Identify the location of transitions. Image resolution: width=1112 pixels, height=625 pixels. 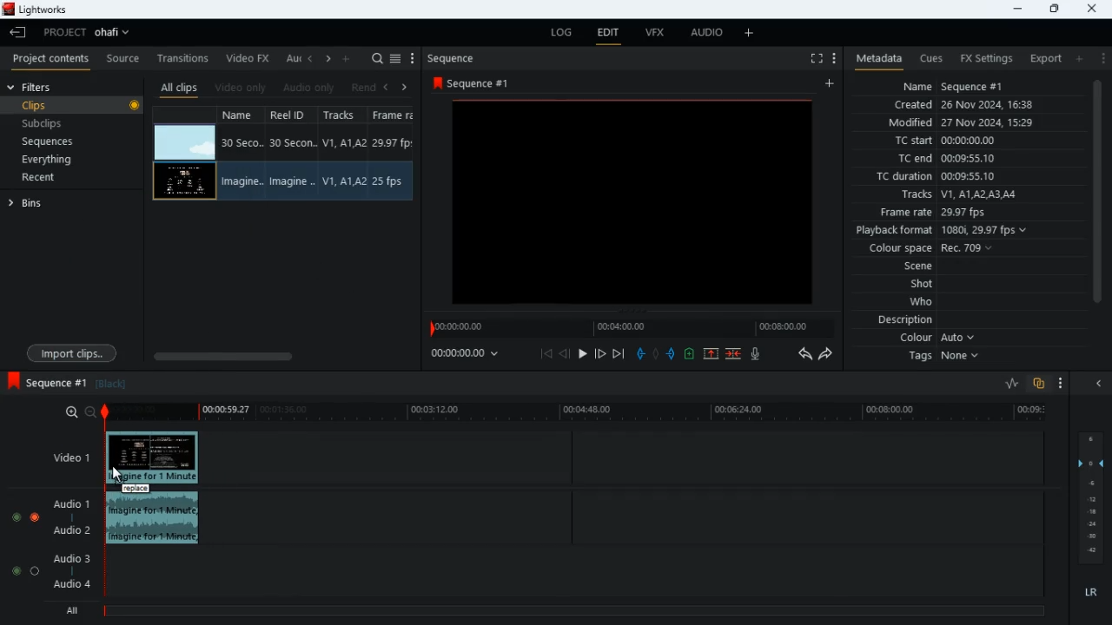
(184, 56).